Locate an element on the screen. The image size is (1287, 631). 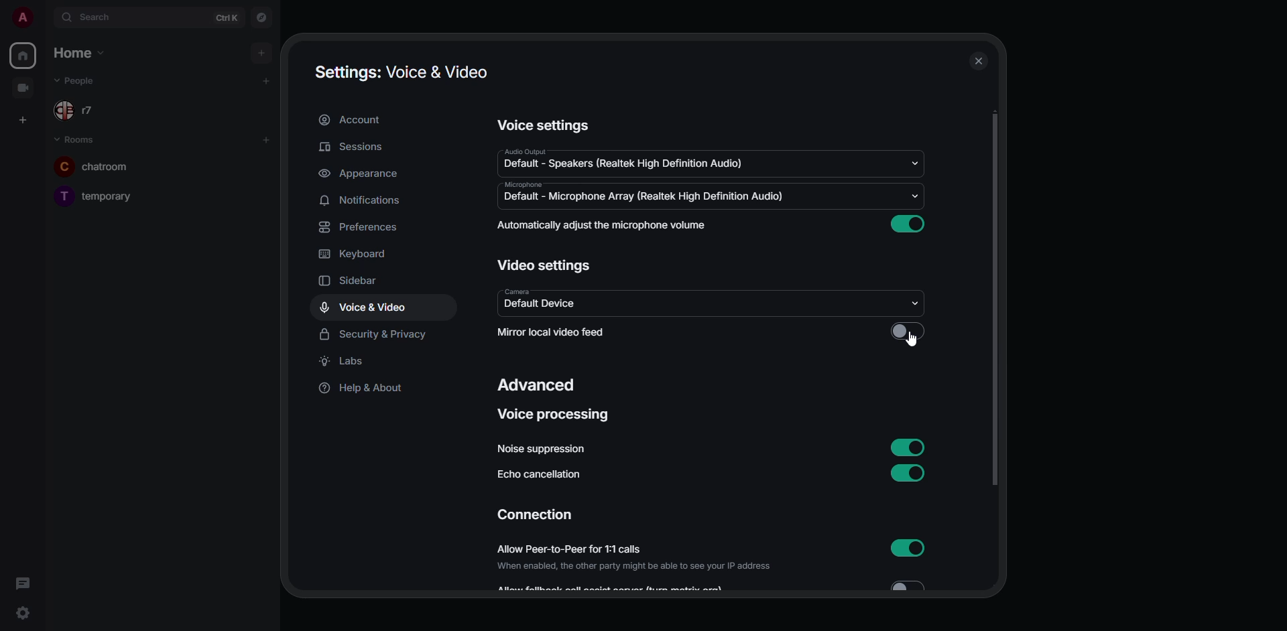
help & about is located at coordinates (364, 389).